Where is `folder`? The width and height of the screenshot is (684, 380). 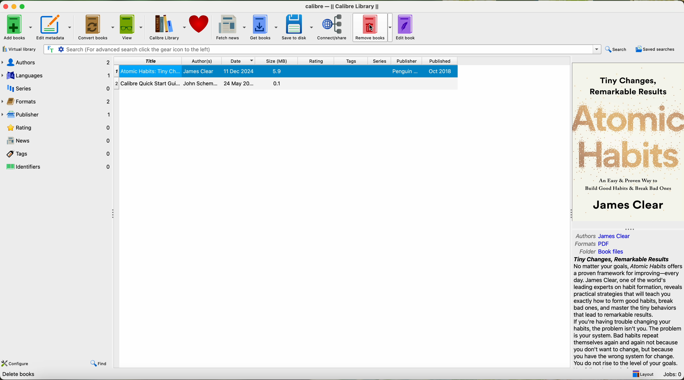 folder is located at coordinates (605, 251).